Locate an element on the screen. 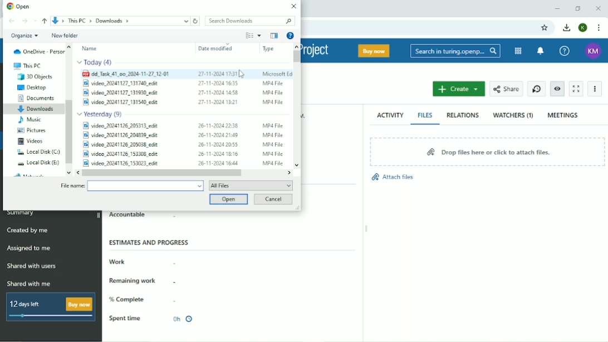 This screenshot has width=608, height=342. video file is located at coordinates (182, 102).